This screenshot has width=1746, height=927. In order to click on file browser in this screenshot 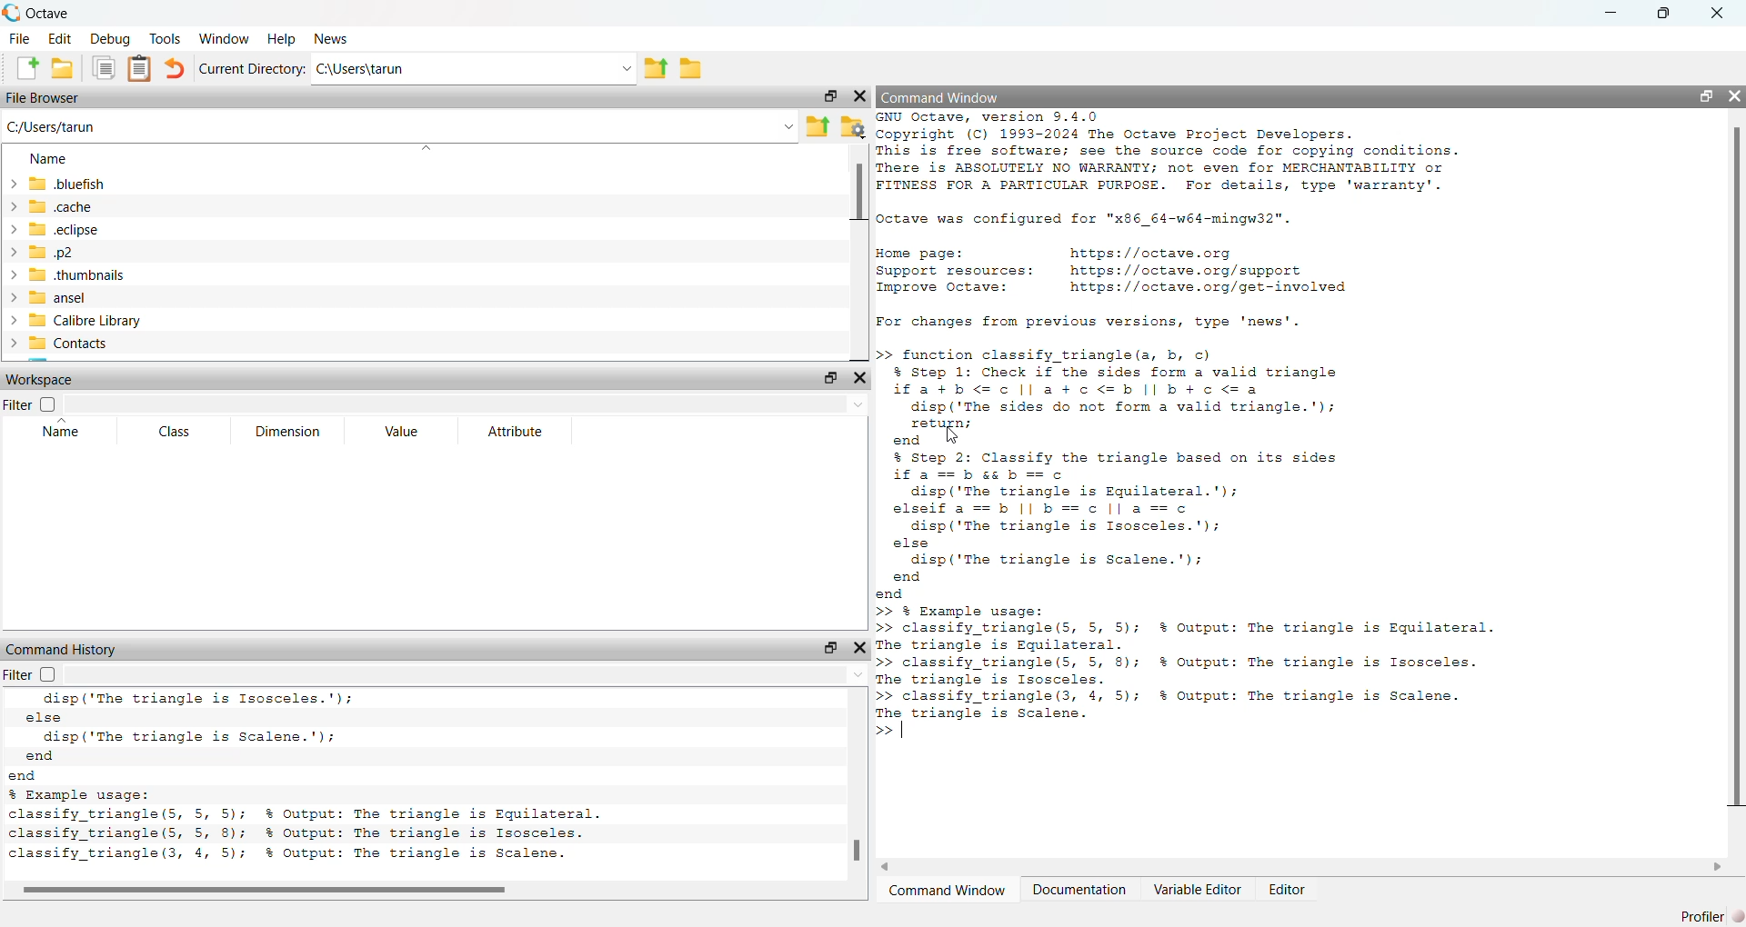, I will do `click(45, 99)`.